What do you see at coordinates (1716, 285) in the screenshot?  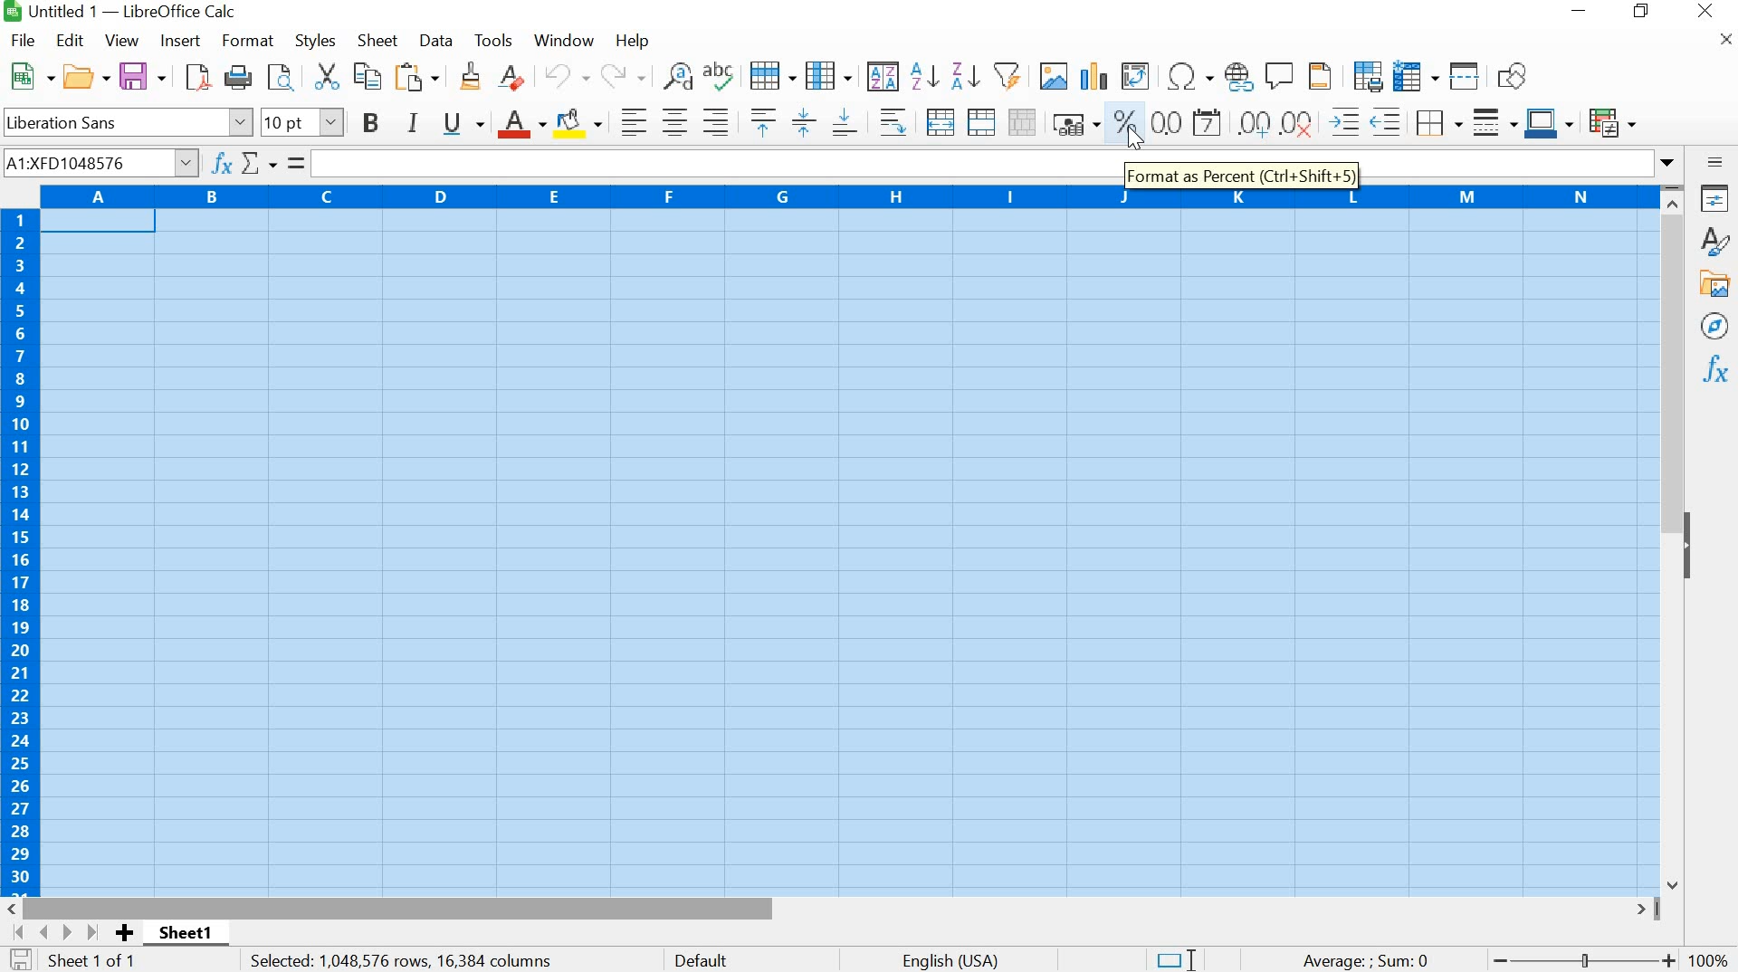 I see `Gallery` at bounding box center [1716, 285].